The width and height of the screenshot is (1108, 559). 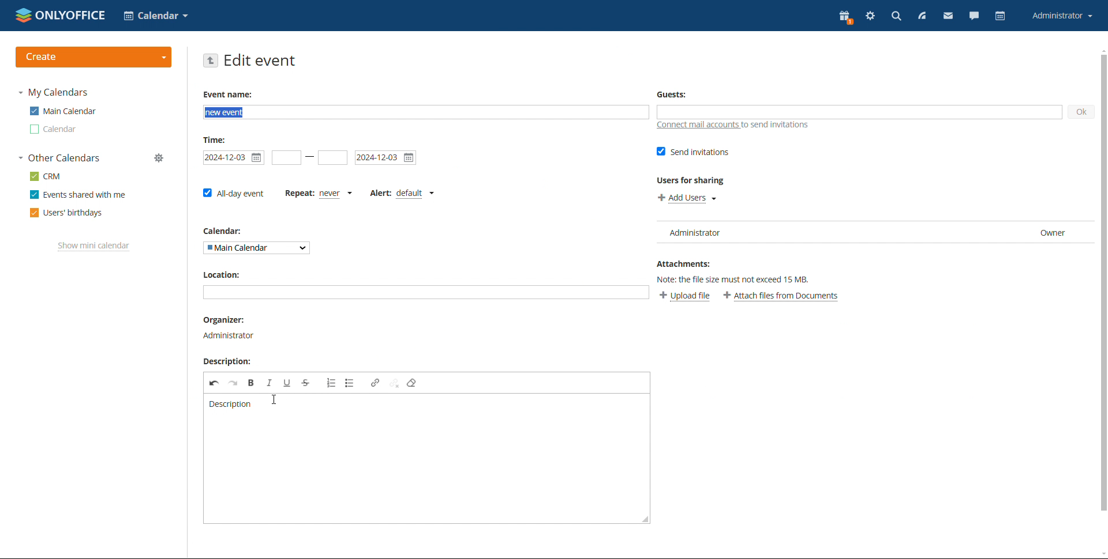 What do you see at coordinates (1101, 554) in the screenshot?
I see `scroll down` at bounding box center [1101, 554].